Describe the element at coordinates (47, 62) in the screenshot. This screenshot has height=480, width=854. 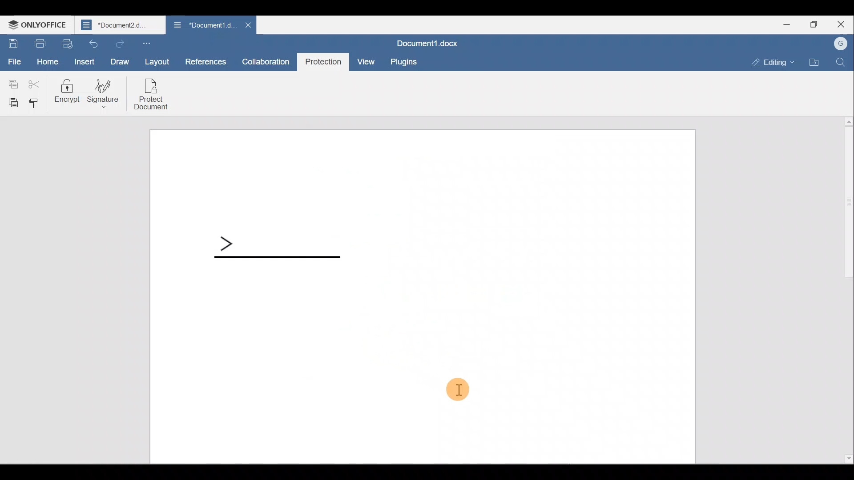
I see `Home` at that location.